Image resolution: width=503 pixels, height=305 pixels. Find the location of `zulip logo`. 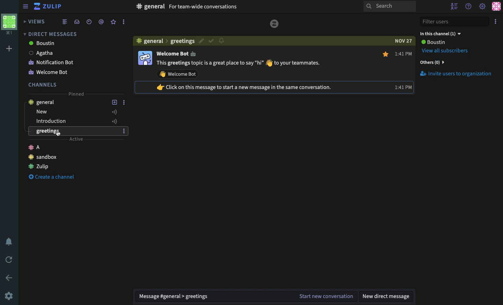

zulip logo is located at coordinates (275, 24).